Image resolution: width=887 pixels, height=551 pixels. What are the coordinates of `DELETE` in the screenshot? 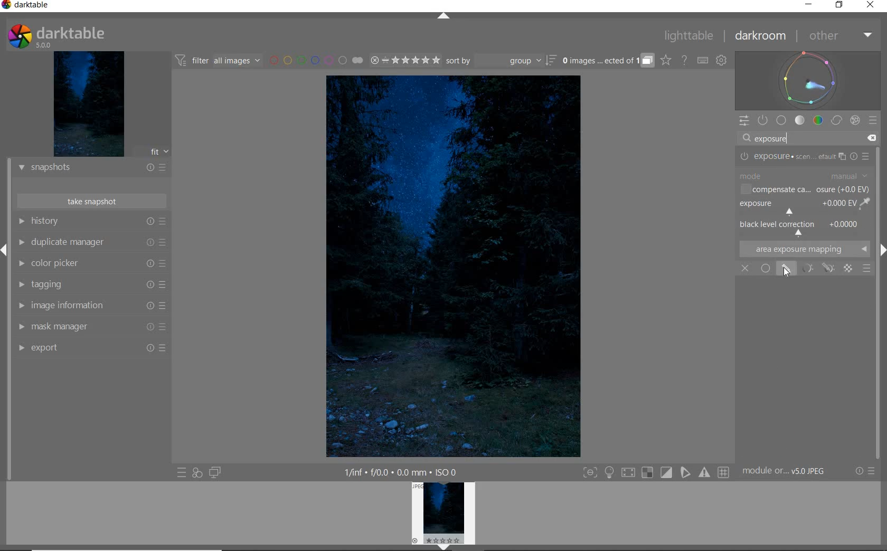 It's located at (872, 138).